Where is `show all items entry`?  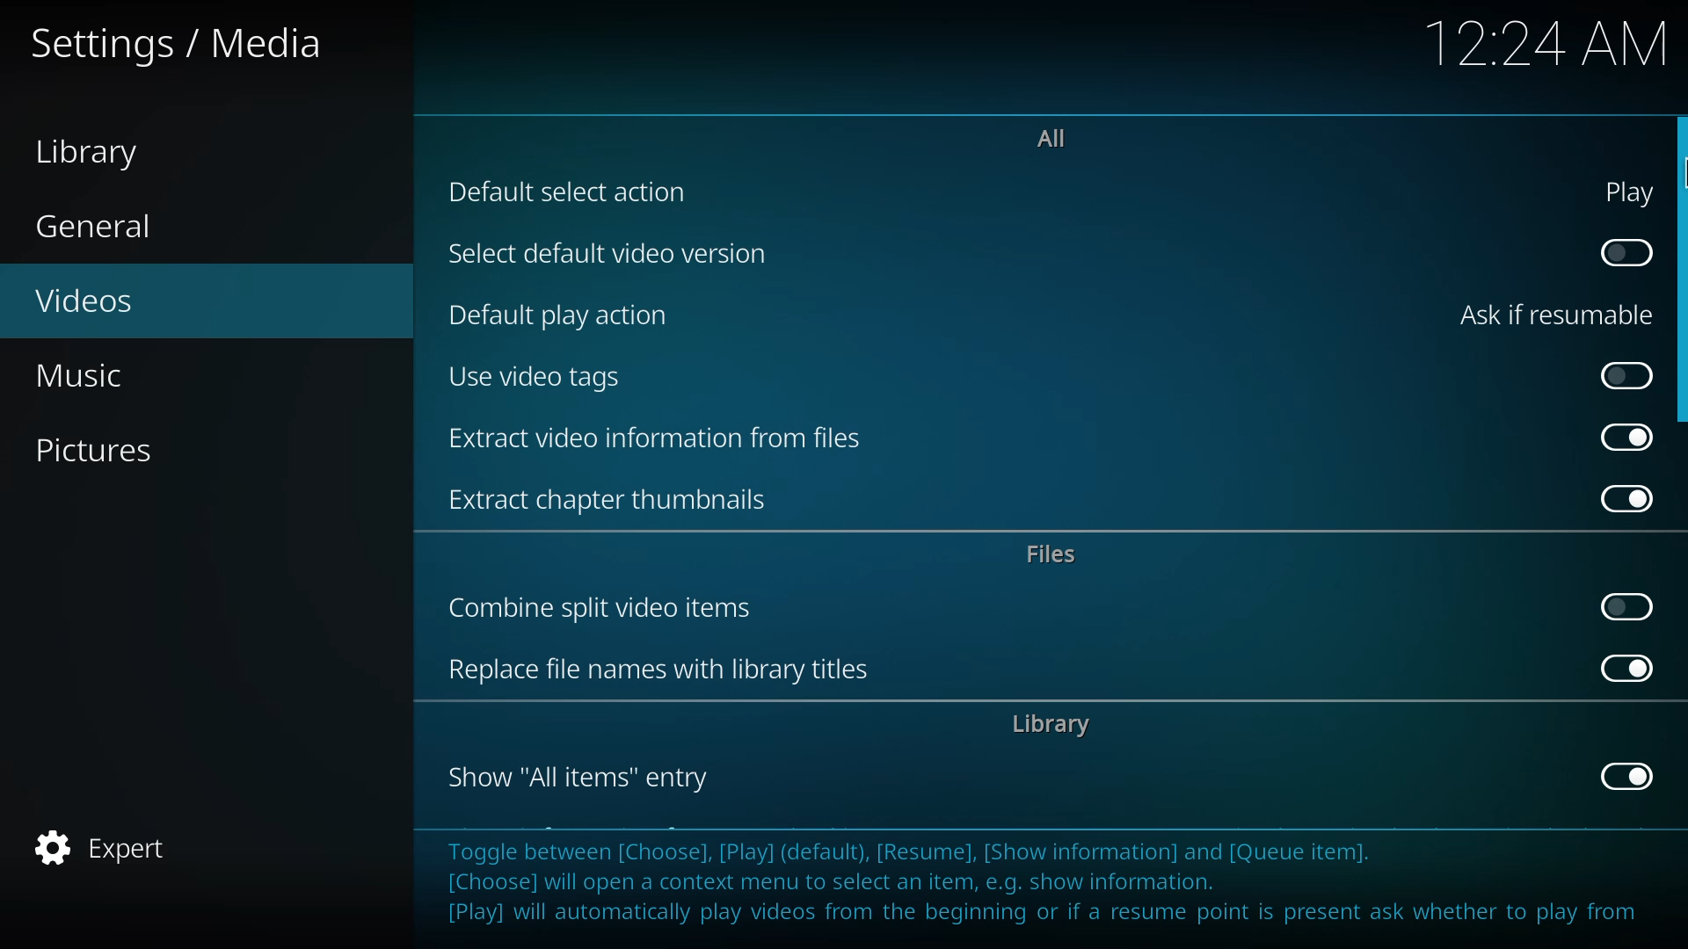
show all items entry is located at coordinates (578, 779).